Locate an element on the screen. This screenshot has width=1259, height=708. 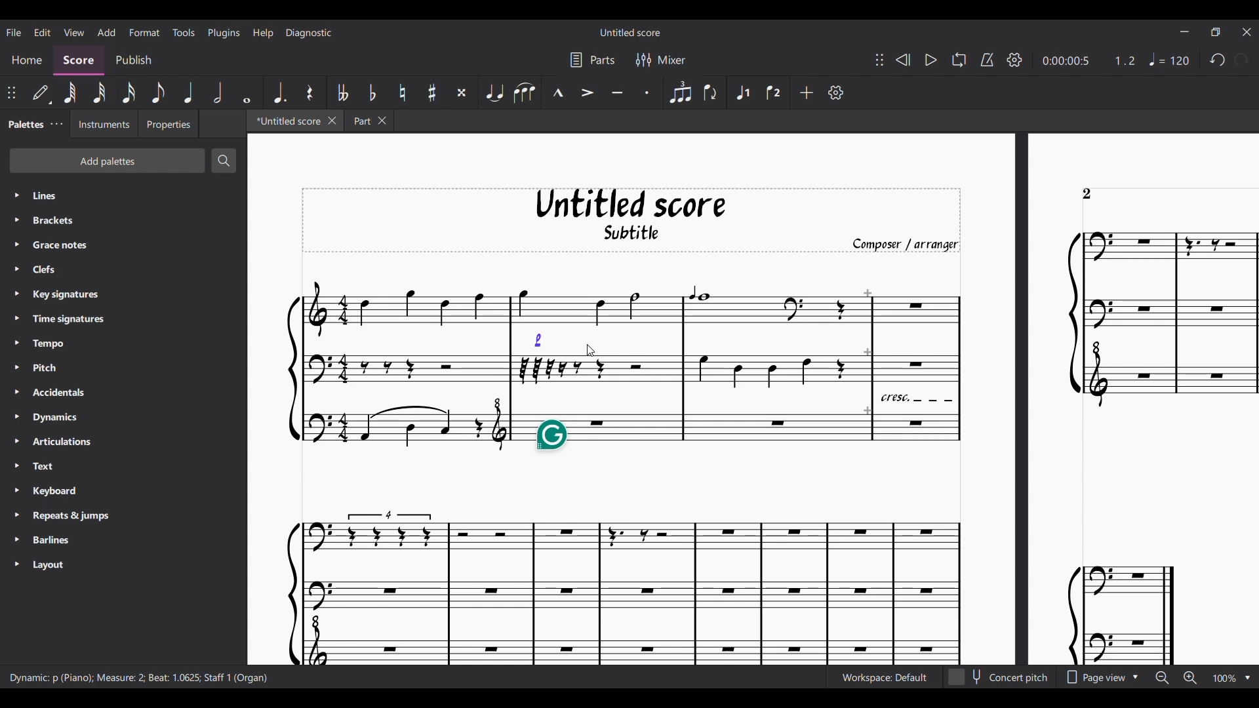
Add palettes is located at coordinates (107, 161).